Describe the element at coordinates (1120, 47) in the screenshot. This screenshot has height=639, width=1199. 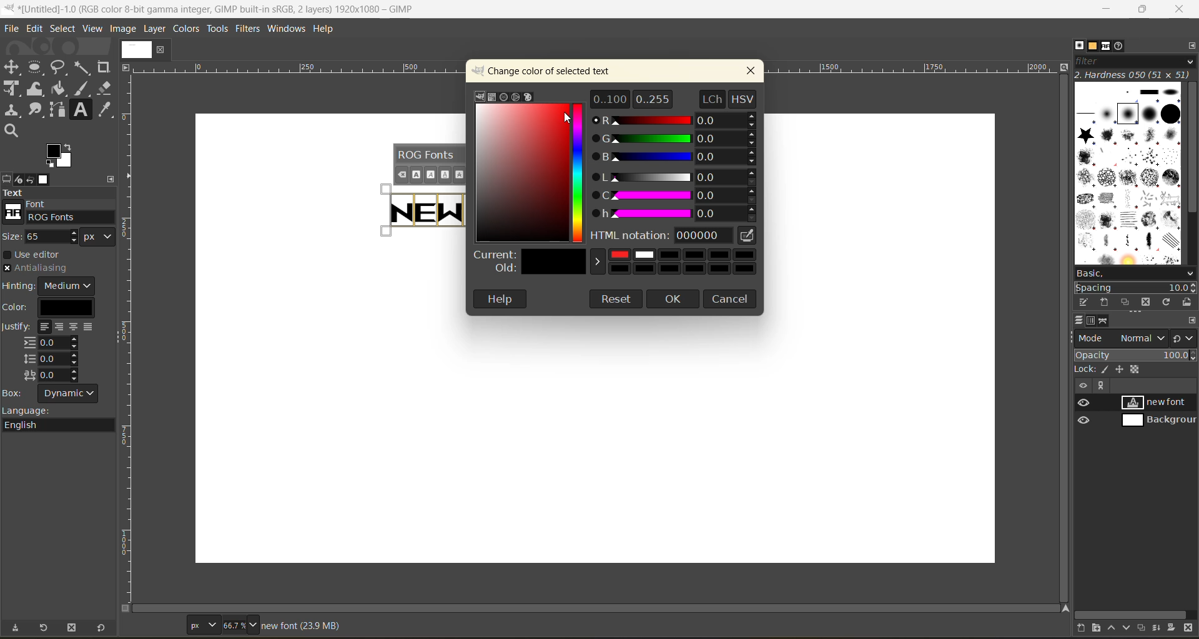
I see `document history` at that location.